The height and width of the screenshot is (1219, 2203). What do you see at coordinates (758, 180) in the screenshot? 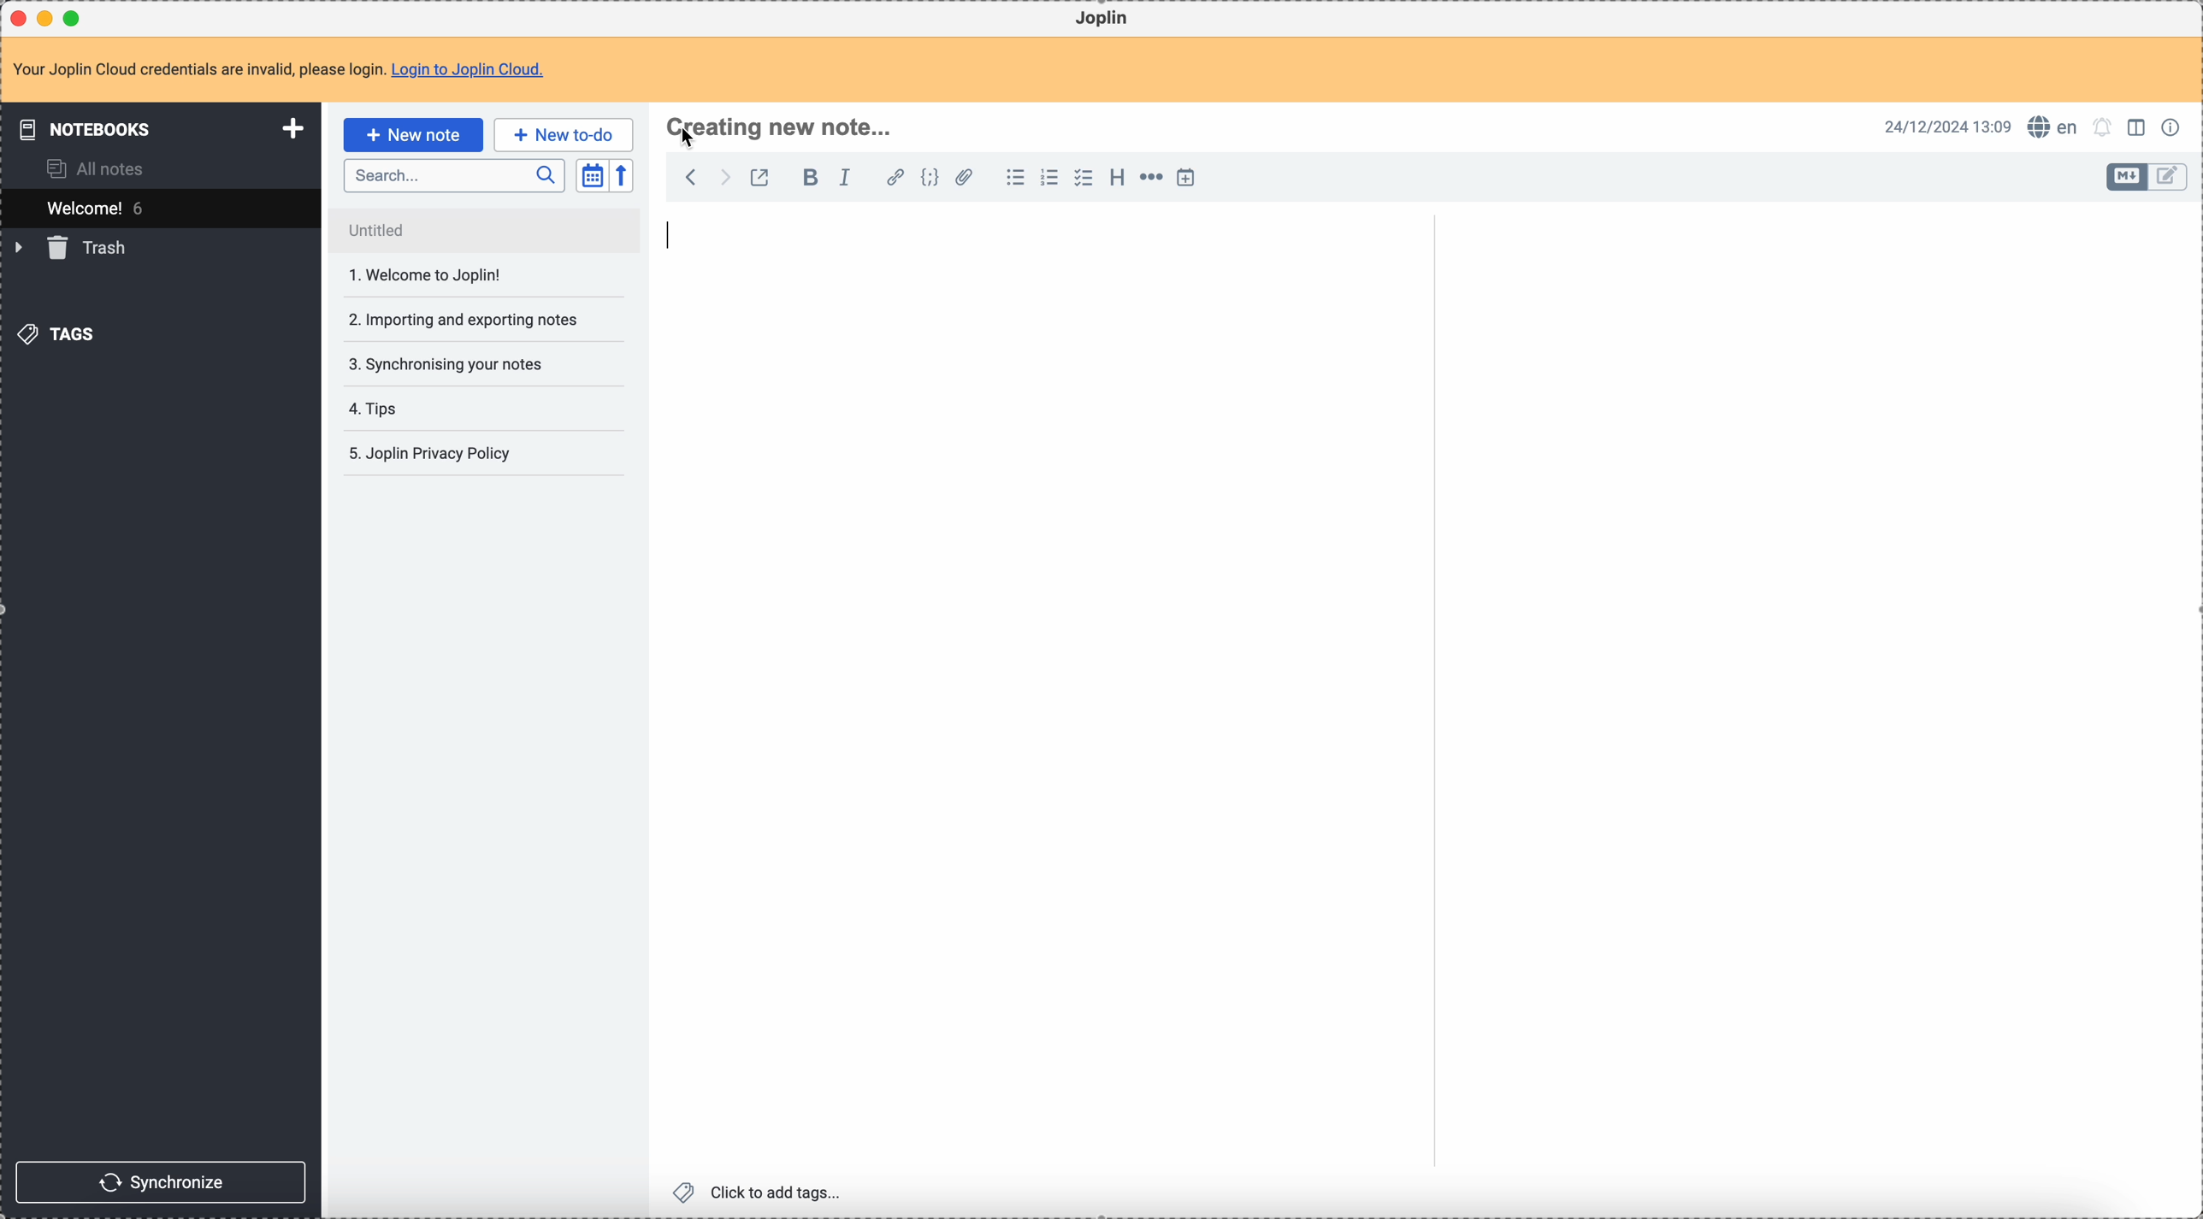
I see `toggle external editing` at bounding box center [758, 180].